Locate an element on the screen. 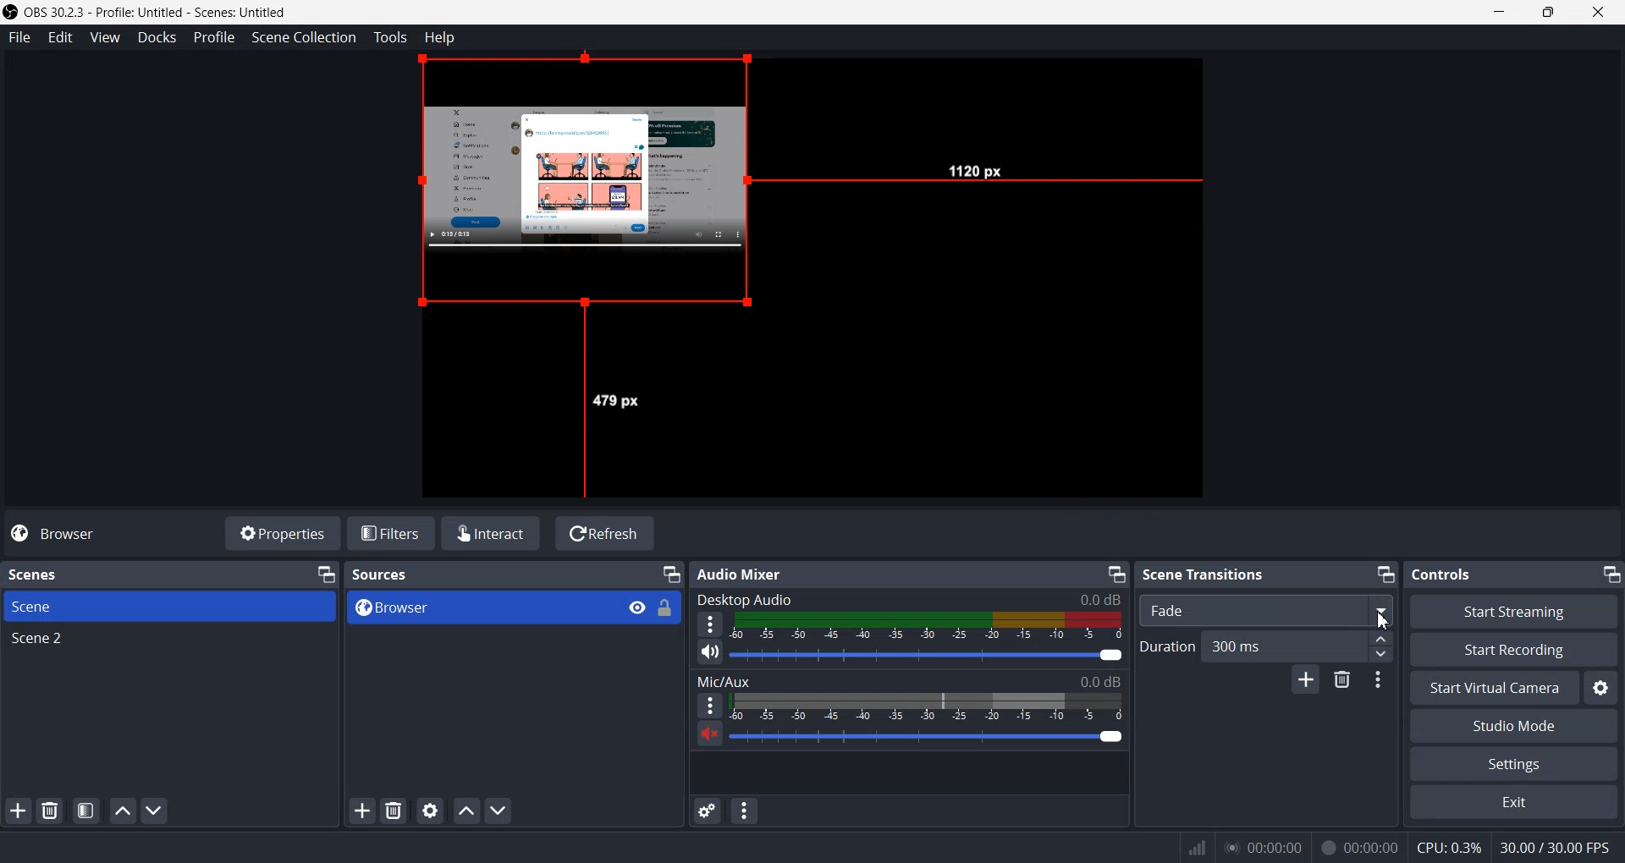 This screenshot has width=1625, height=863. Docks is located at coordinates (157, 37).